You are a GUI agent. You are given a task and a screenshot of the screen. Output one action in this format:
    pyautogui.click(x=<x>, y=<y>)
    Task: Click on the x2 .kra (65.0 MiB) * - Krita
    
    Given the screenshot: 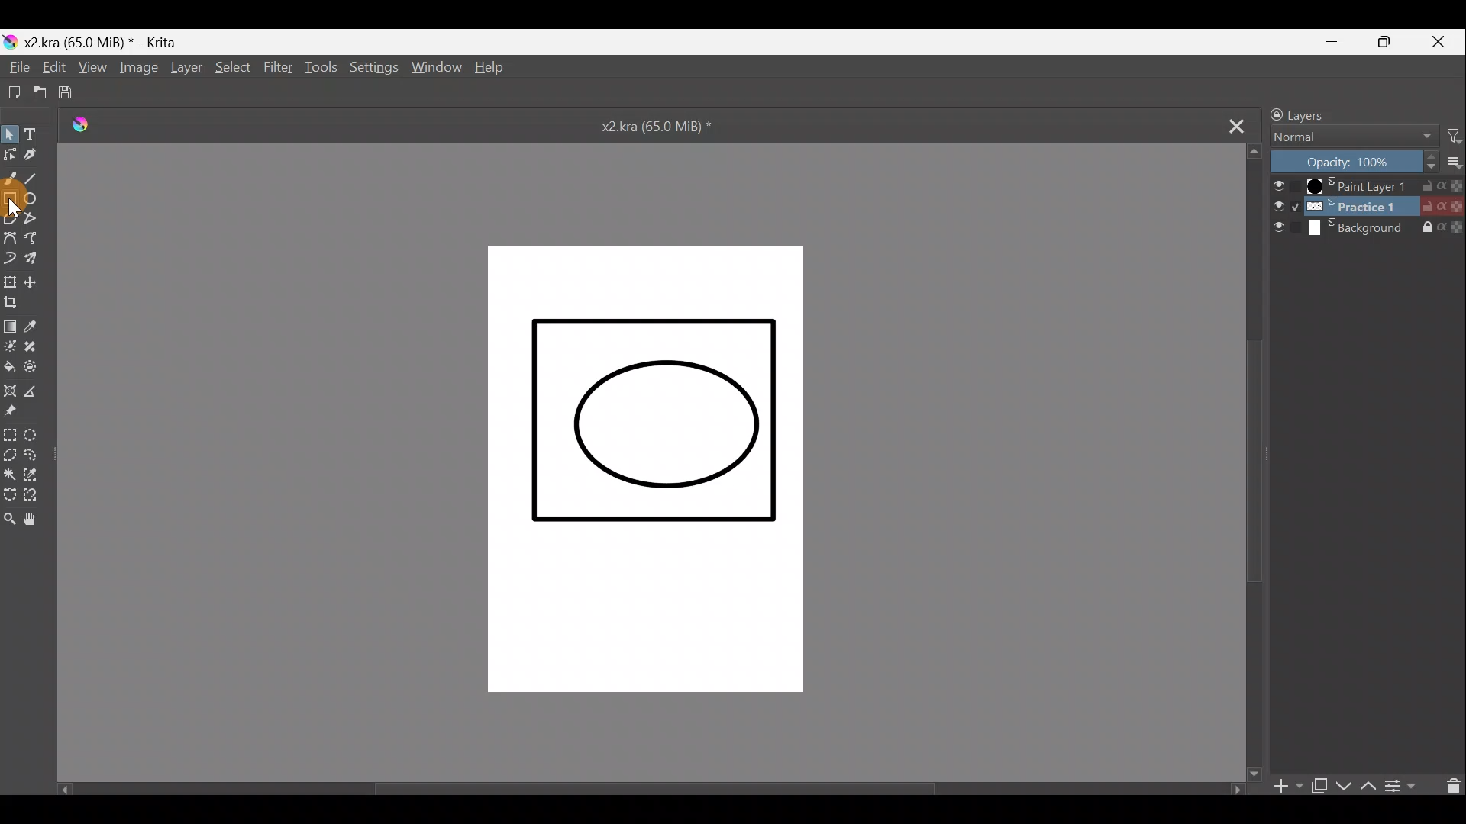 What is the action you would take?
    pyautogui.click(x=113, y=42)
    